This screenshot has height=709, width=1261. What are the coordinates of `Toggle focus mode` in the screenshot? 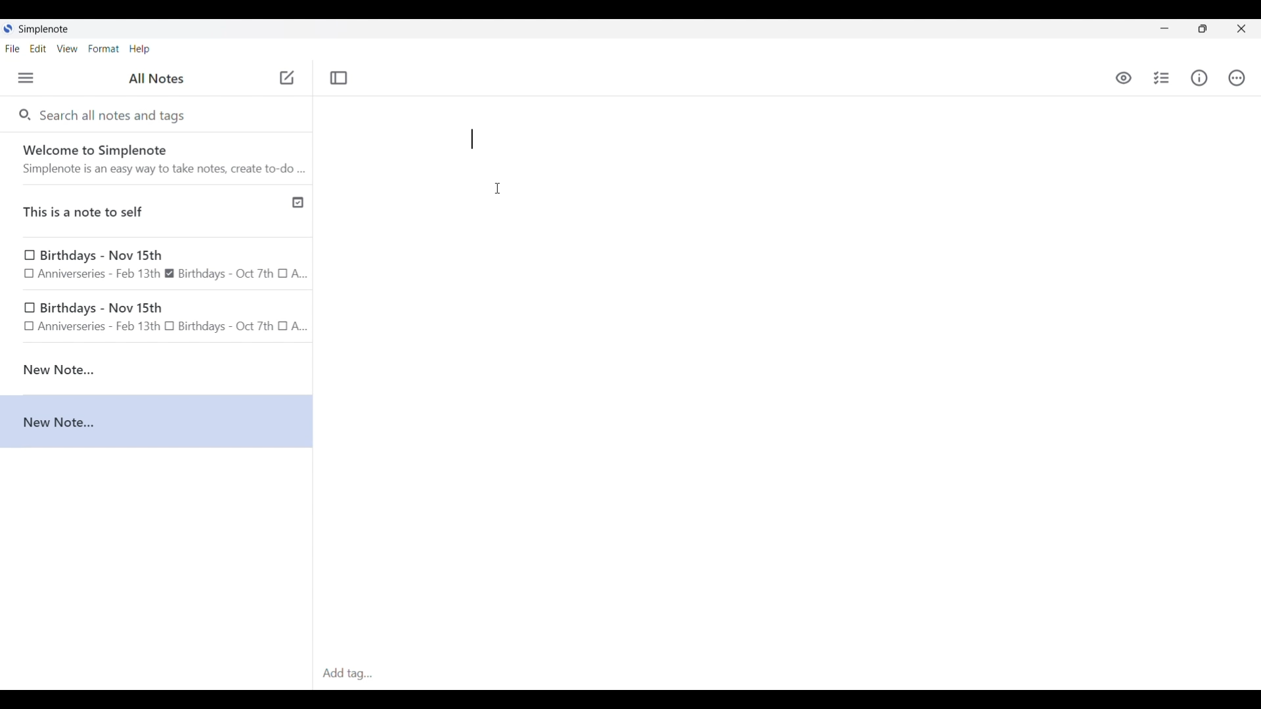 It's located at (338, 78).